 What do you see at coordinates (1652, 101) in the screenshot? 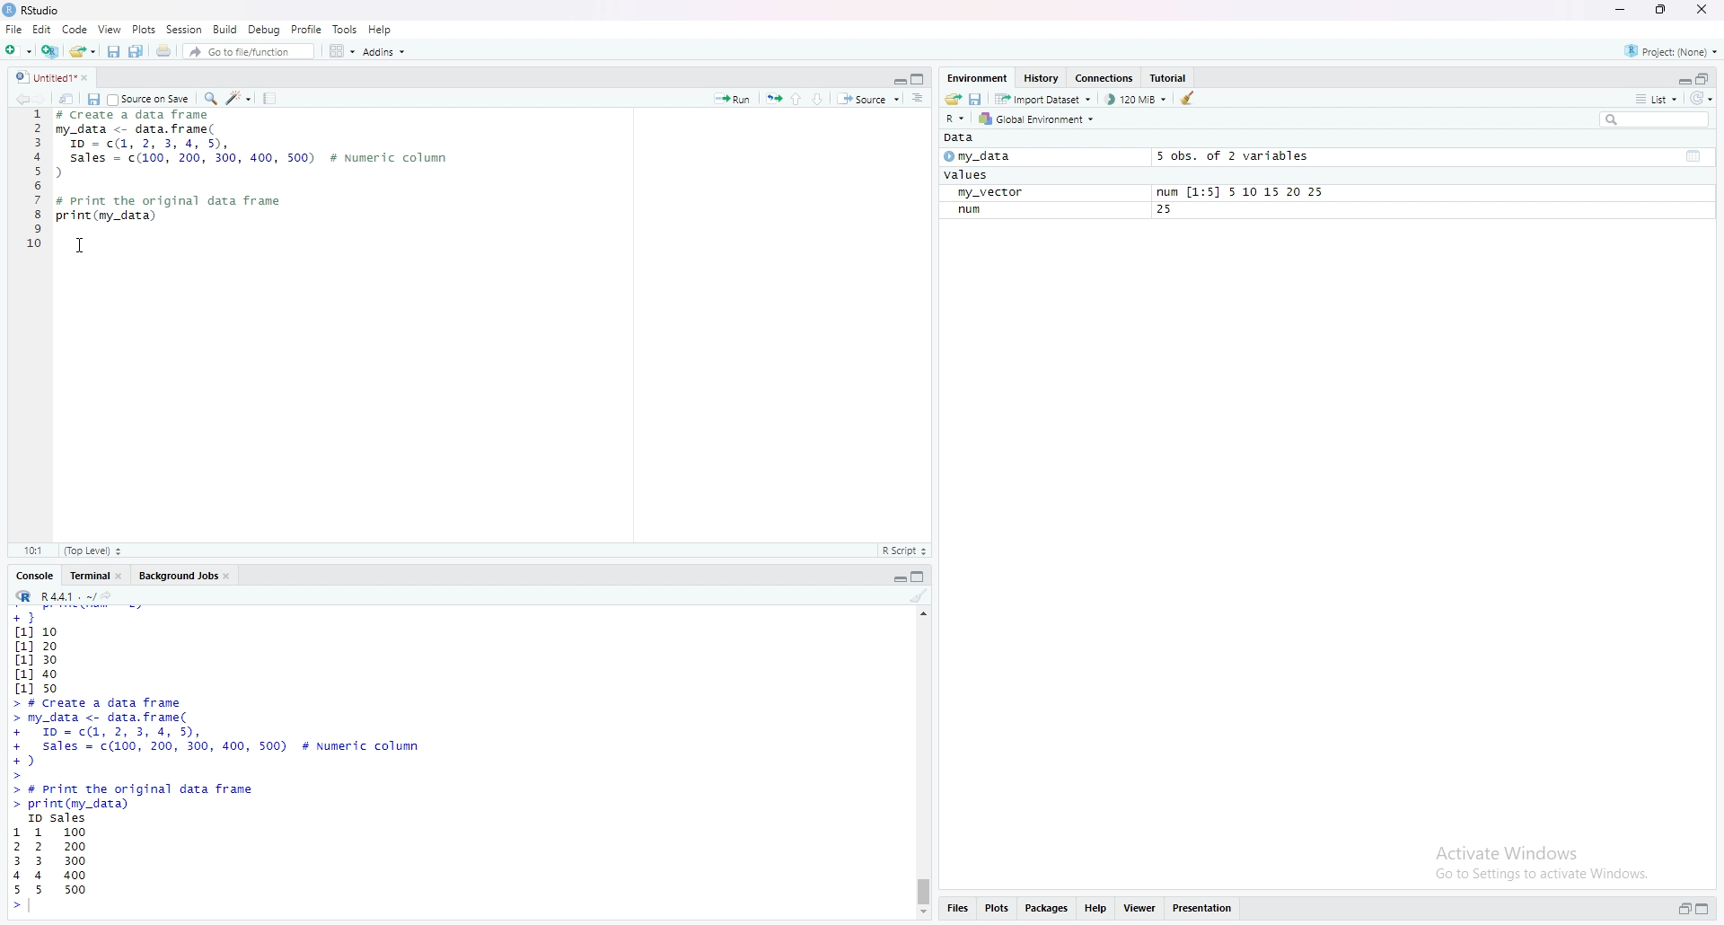
I see `list` at bounding box center [1652, 101].